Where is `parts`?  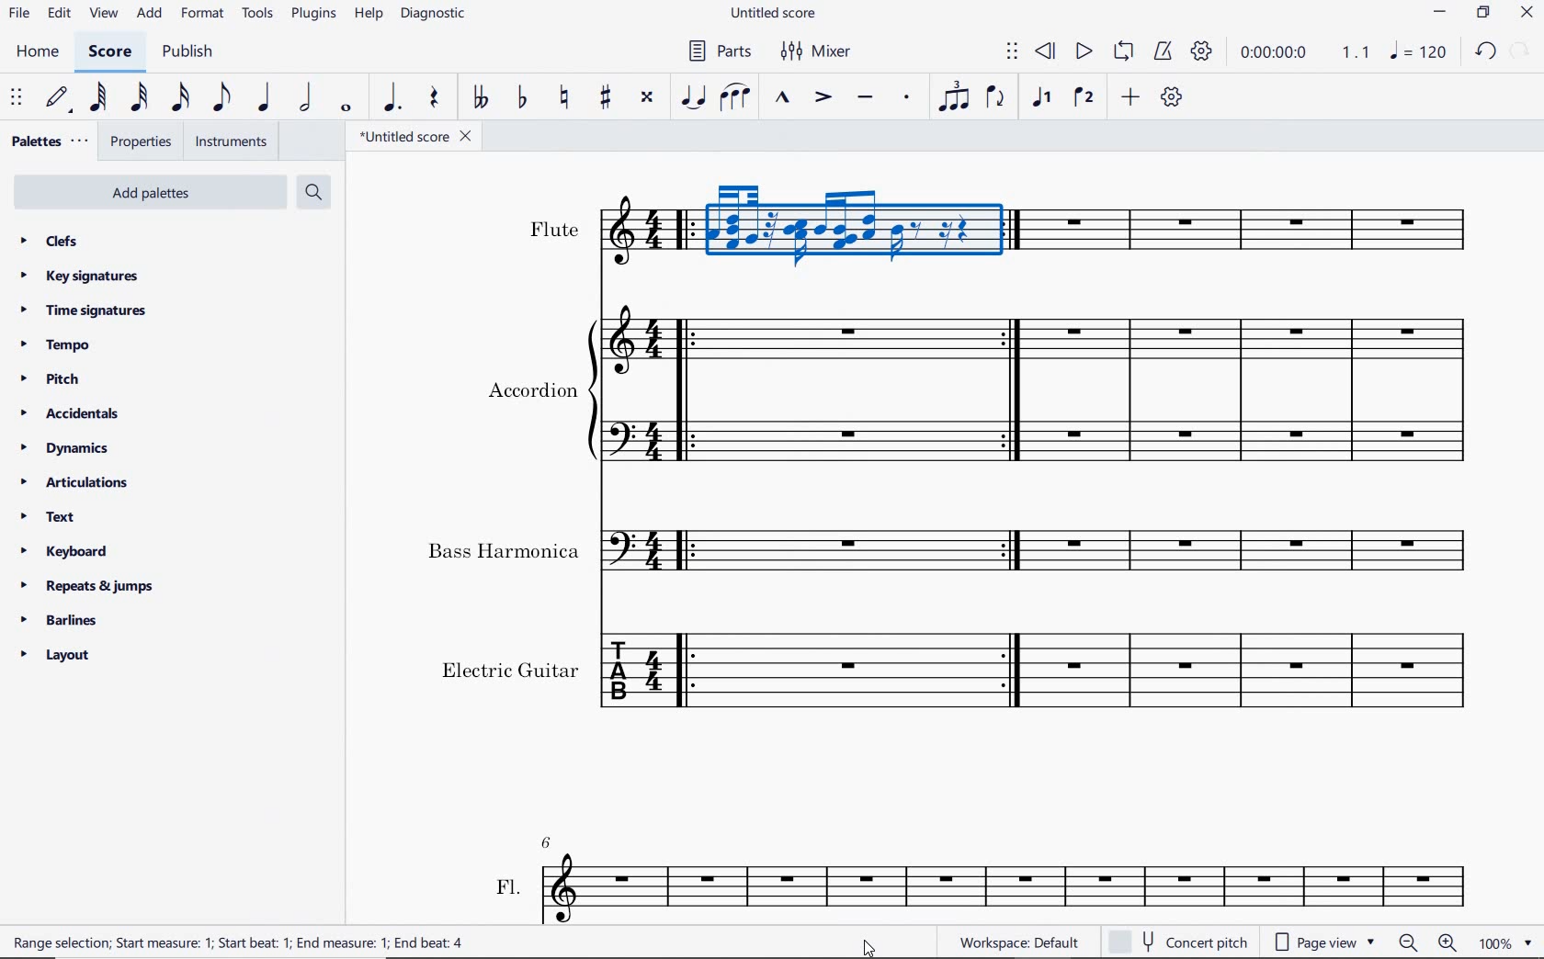 parts is located at coordinates (716, 51).